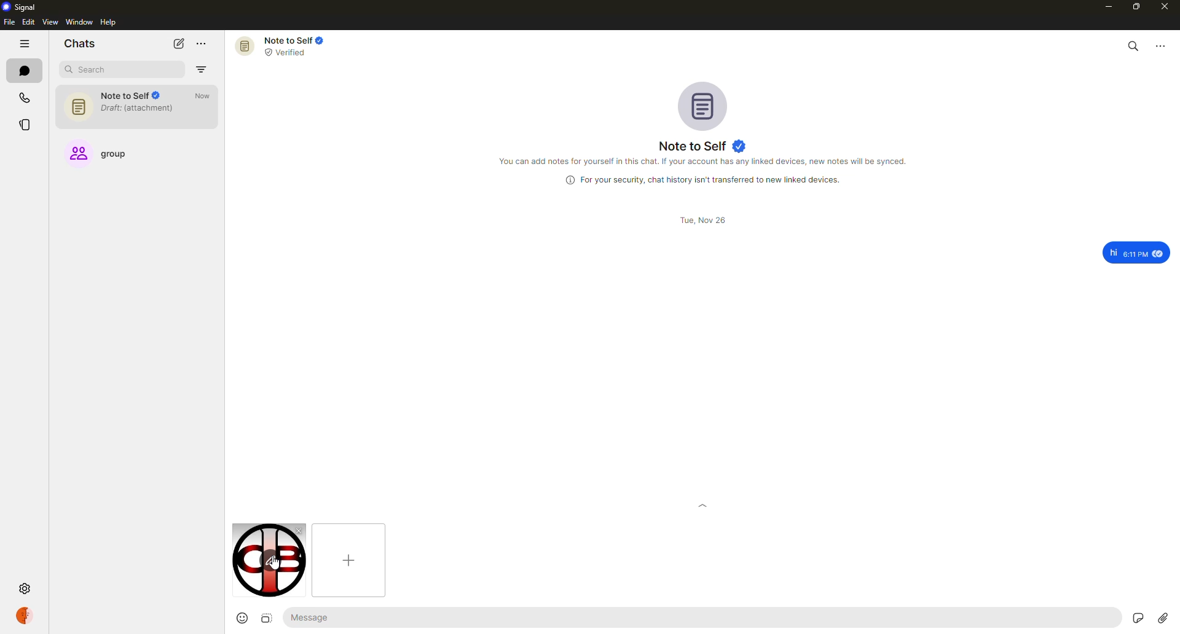  What do you see at coordinates (1166, 8) in the screenshot?
I see `close` at bounding box center [1166, 8].